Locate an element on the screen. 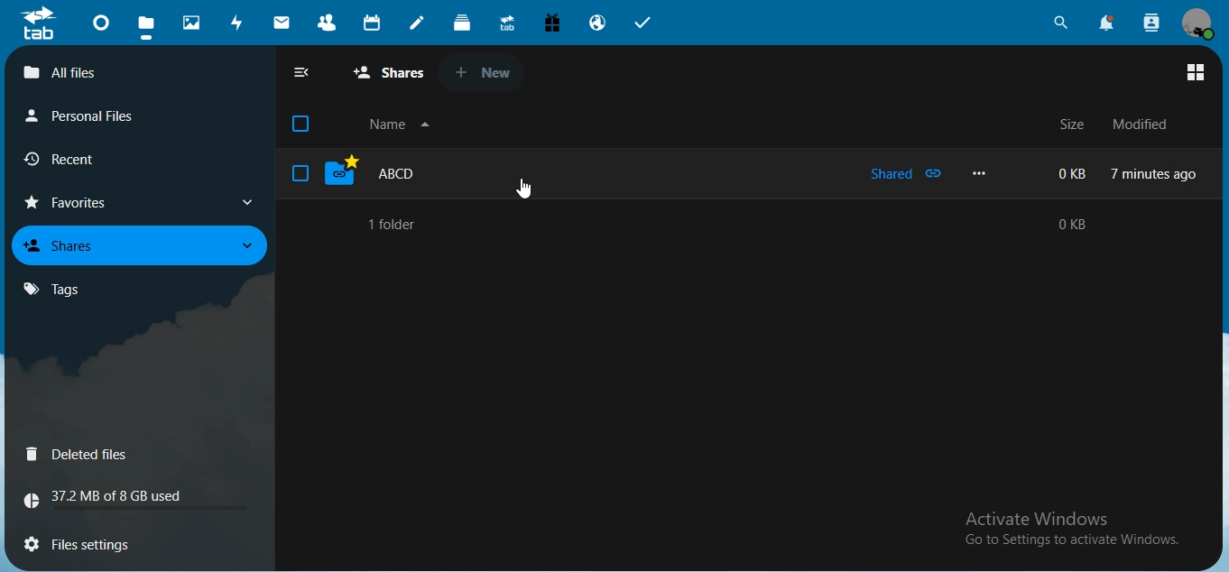  cursor is located at coordinates (527, 191).